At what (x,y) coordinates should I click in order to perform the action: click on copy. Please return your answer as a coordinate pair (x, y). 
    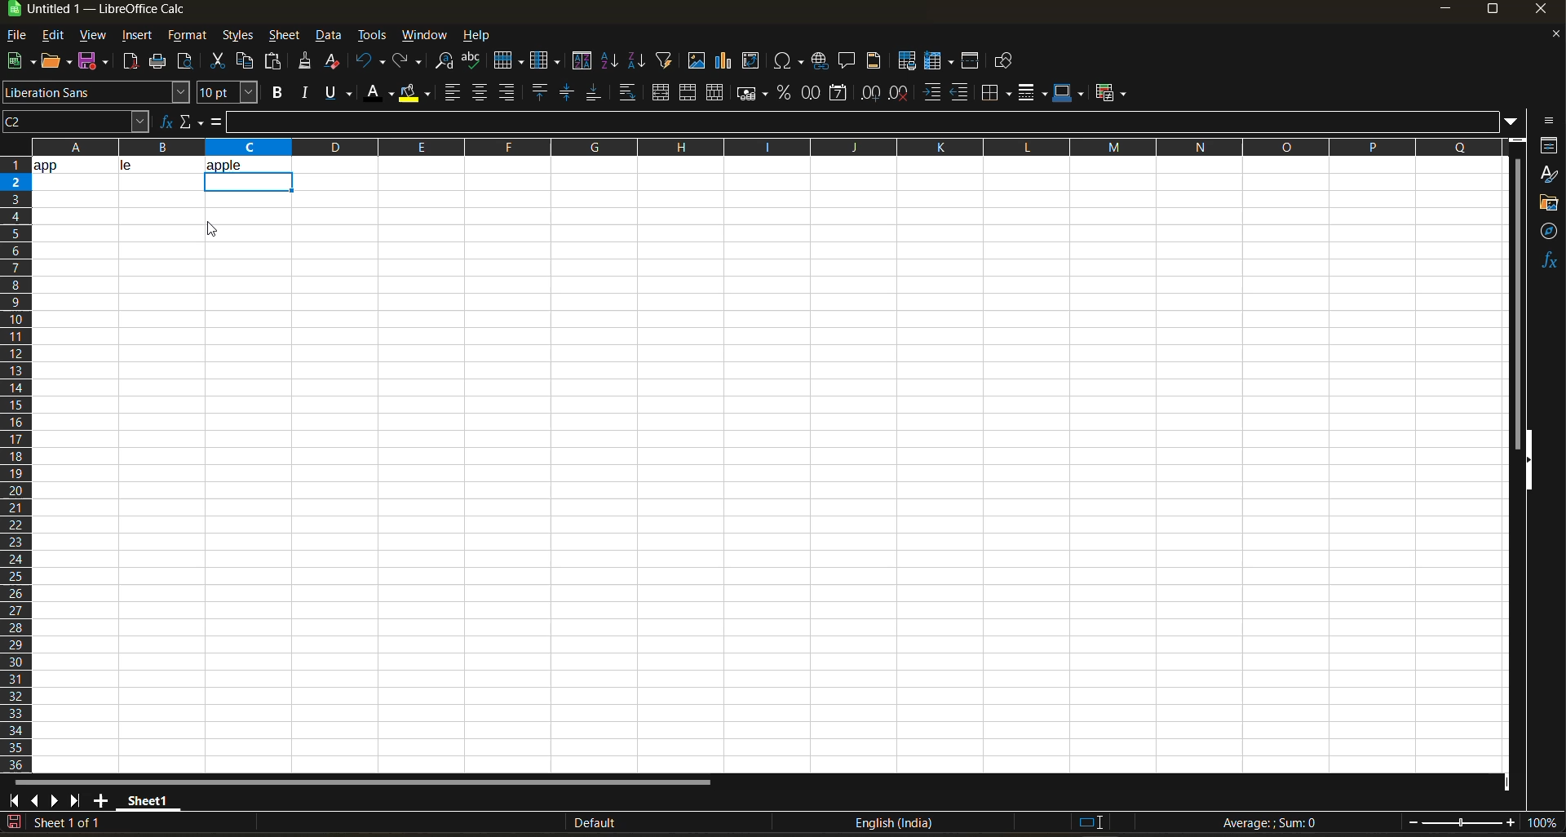
    Looking at the image, I should click on (247, 61).